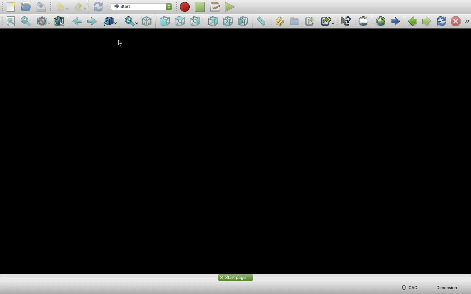 This screenshot has width=471, height=294. Describe the element at coordinates (213, 21) in the screenshot. I see `Rear` at that location.